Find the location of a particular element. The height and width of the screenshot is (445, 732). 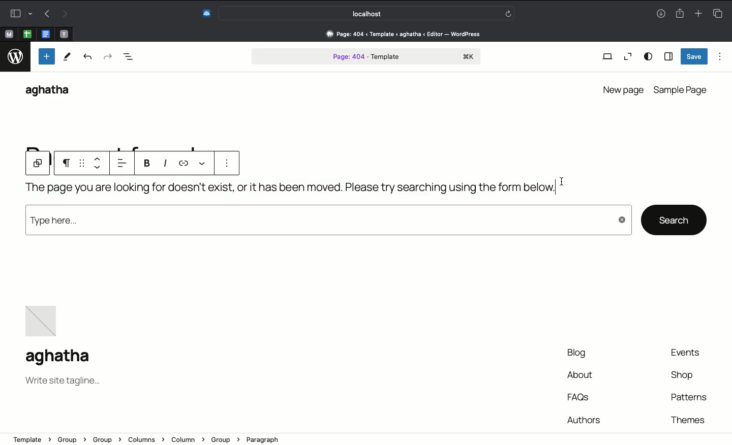

search is located at coordinates (674, 219).